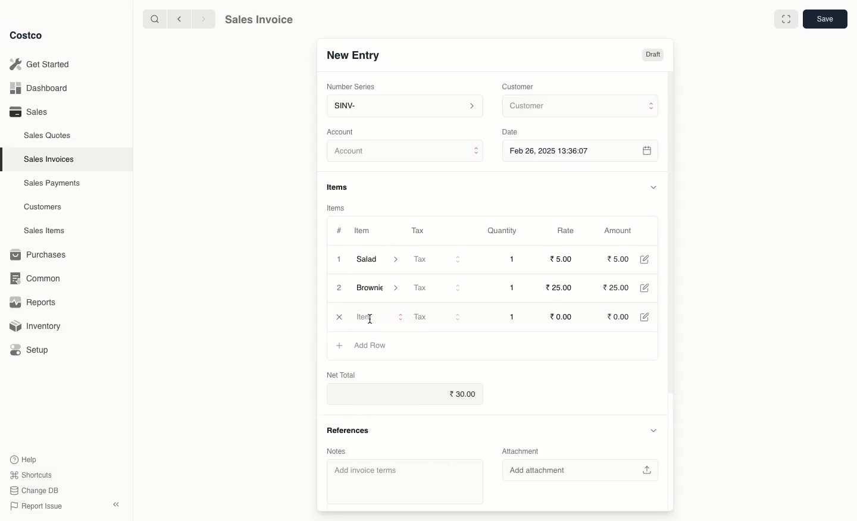  Describe the element at coordinates (371, 345) in the screenshot. I see `Add Row` at that location.